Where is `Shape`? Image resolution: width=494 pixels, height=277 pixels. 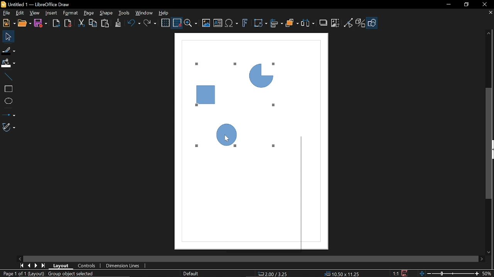 Shape is located at coordinates (106, 13).